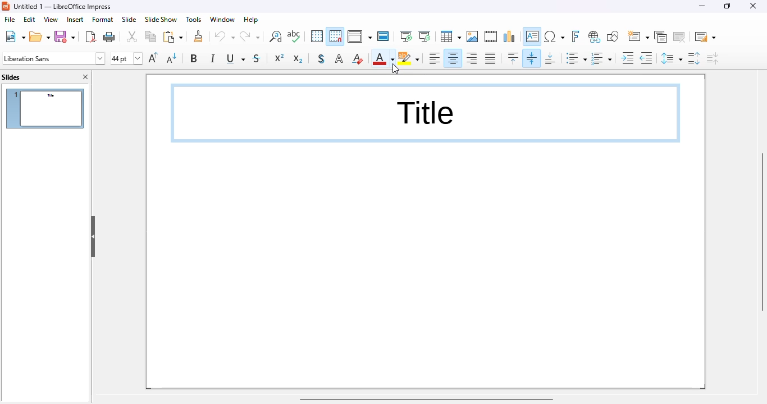  What do you see at coordinates (694, 58) in the screenshot?
I see `increase paragraph spacing` at bounding box center [694, 58].